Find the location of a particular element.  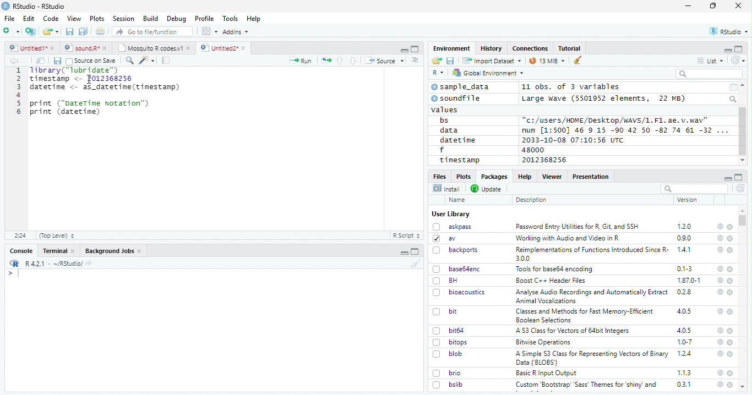

close is located at coordinates (731, 281).